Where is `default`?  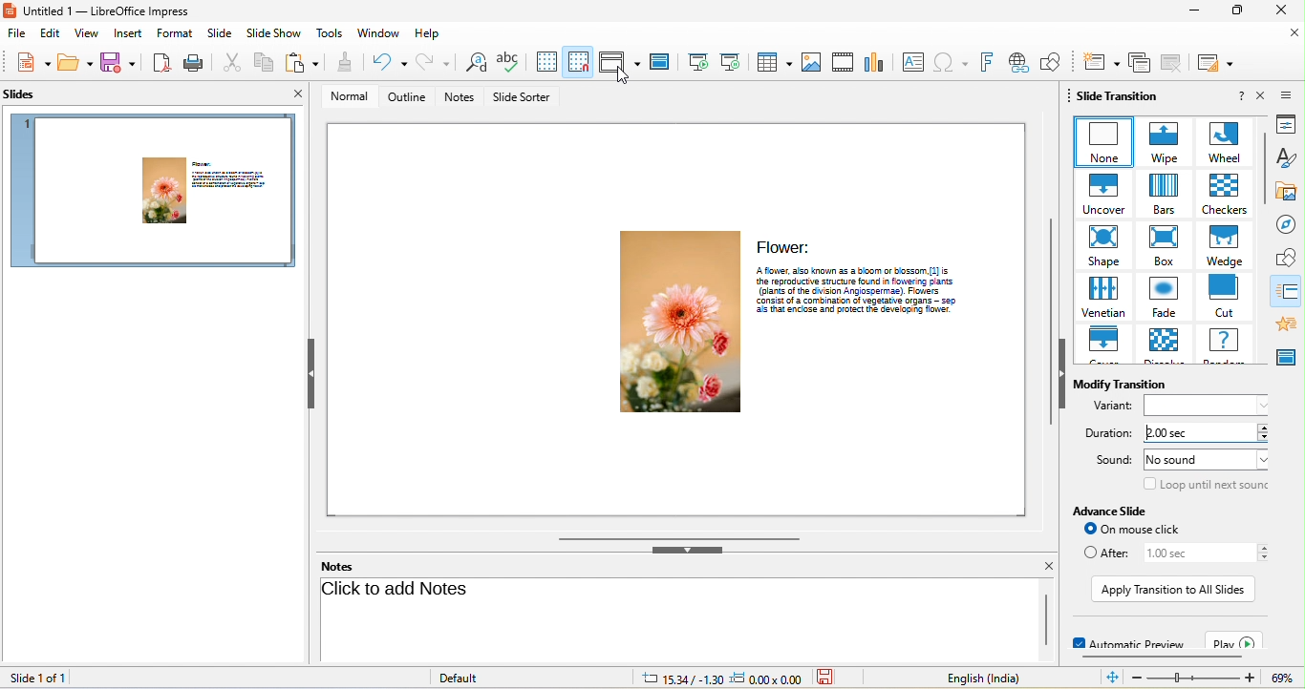
default is located at coordinates (486, 679).